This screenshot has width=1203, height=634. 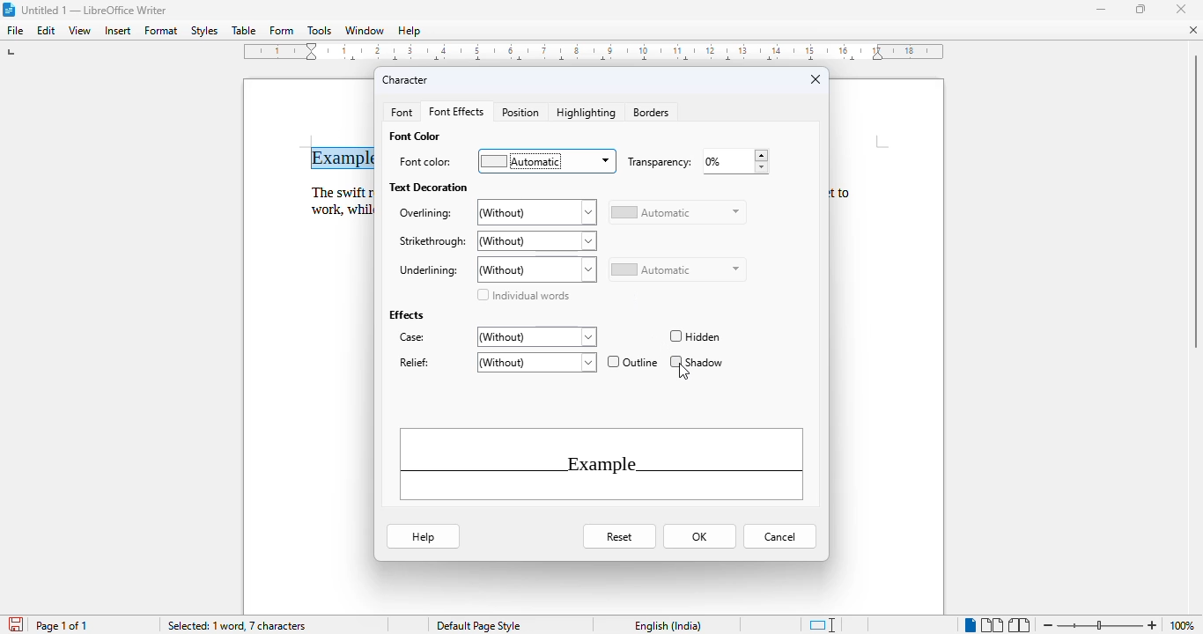 What do you see at coordinates (1102, 10) in the screenshot?
I see `minimize` at bounding box center [1102, 10].